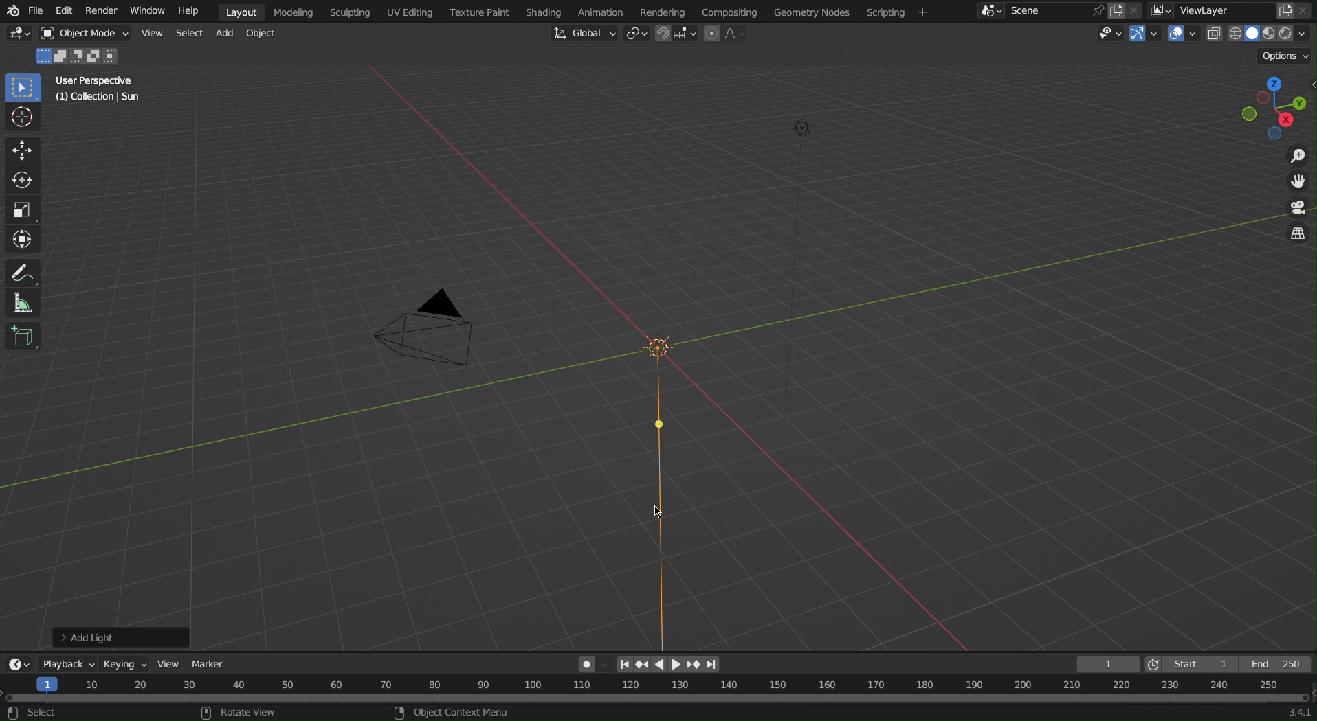  Describe the element at coordinates (192, 12) in the screenshot. I see `Help` at that location.